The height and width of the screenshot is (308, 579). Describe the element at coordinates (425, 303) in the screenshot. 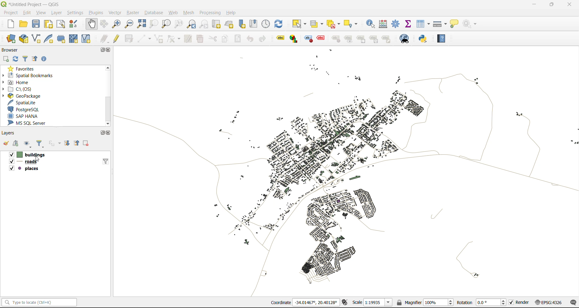

I see `magnifier` at that location.